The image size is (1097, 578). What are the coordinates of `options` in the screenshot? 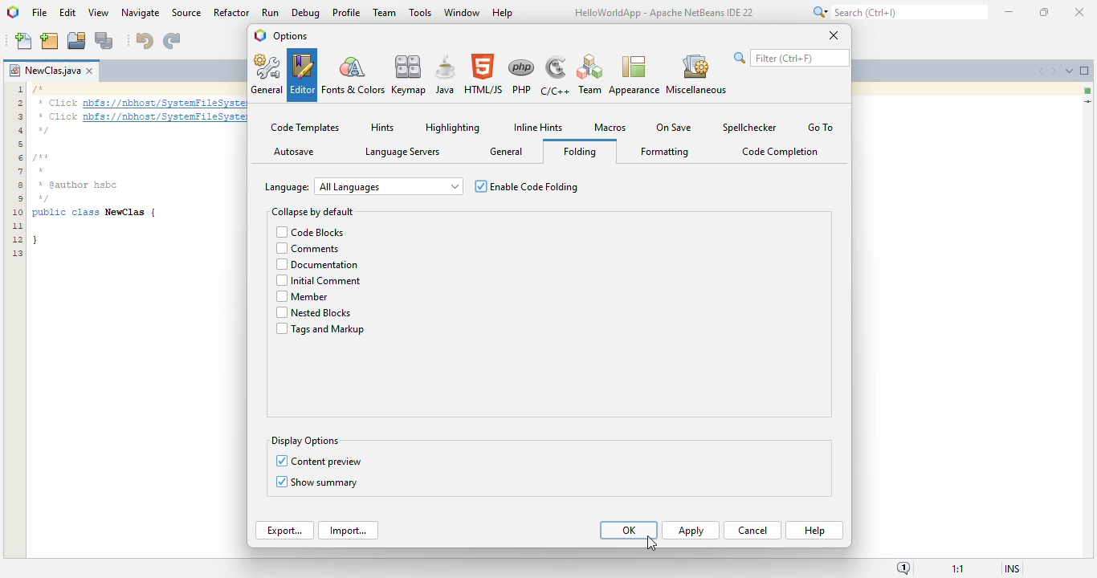 It's located at (291, 36).